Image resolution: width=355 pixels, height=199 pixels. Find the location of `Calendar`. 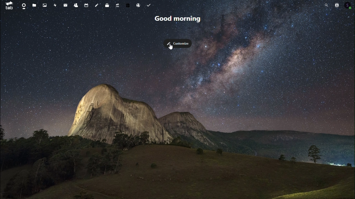

Calendar is located at coordinates (87, 4).